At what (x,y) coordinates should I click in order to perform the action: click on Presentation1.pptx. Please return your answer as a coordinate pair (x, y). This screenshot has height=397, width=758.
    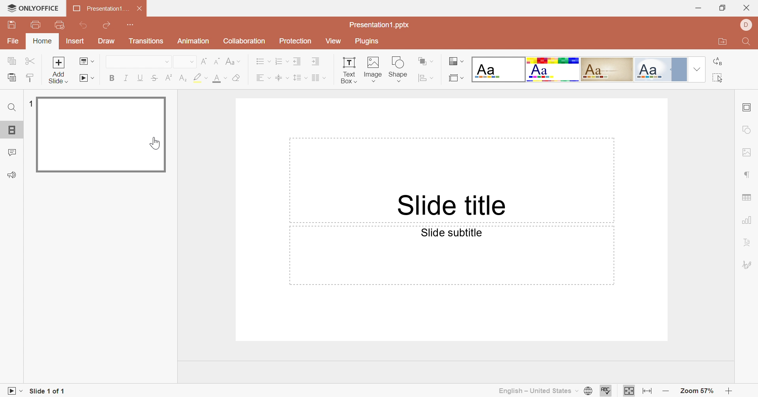
    Looking at the image, I should click on (379, 24).